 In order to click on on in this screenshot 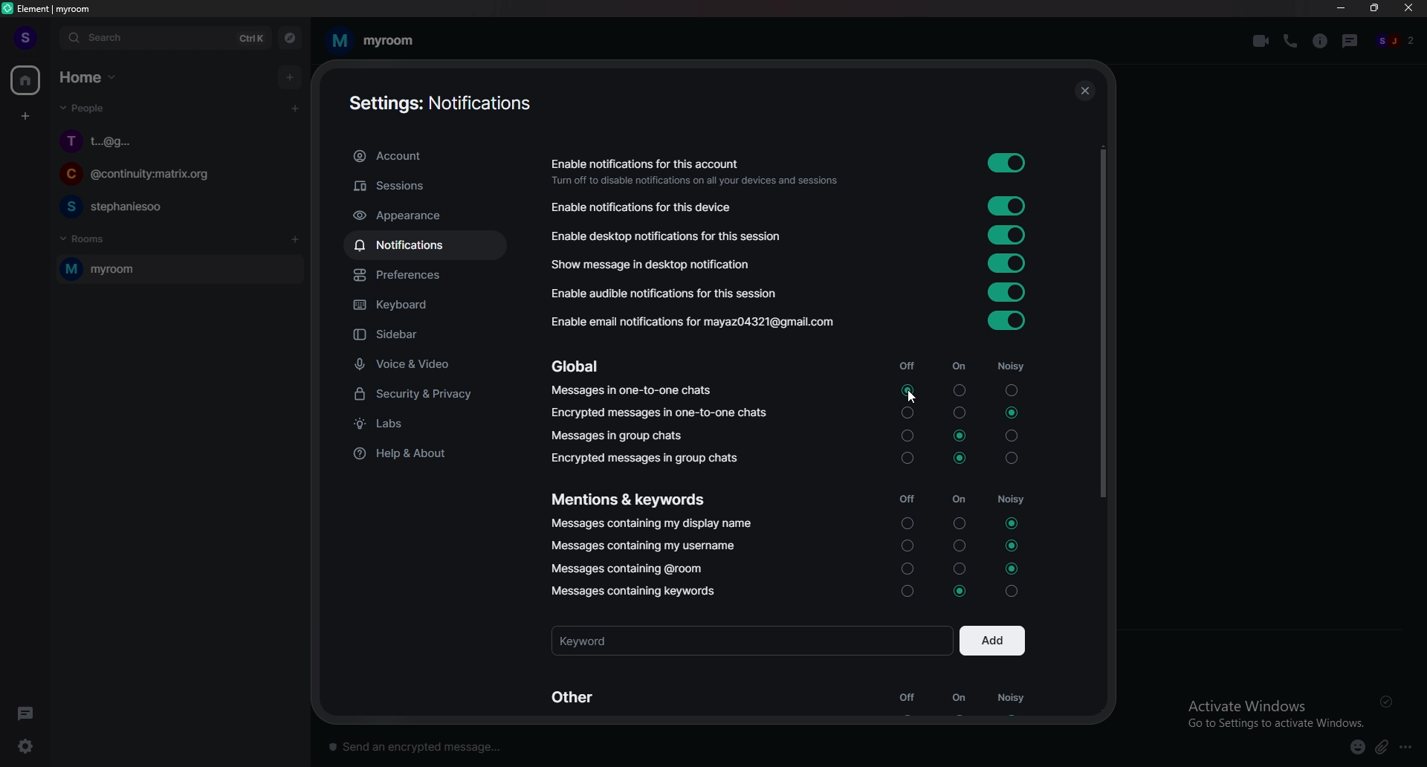, I will do `click(959, 697)`.